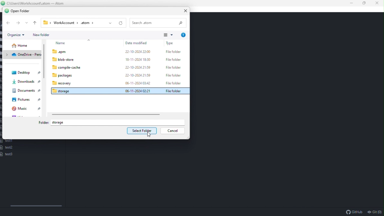 The height and width of the screenshot is (216, 384). What do you see at coordinates (36, 23) in the screenshot?
I see `Up one level` at bounding box center [36, 23].